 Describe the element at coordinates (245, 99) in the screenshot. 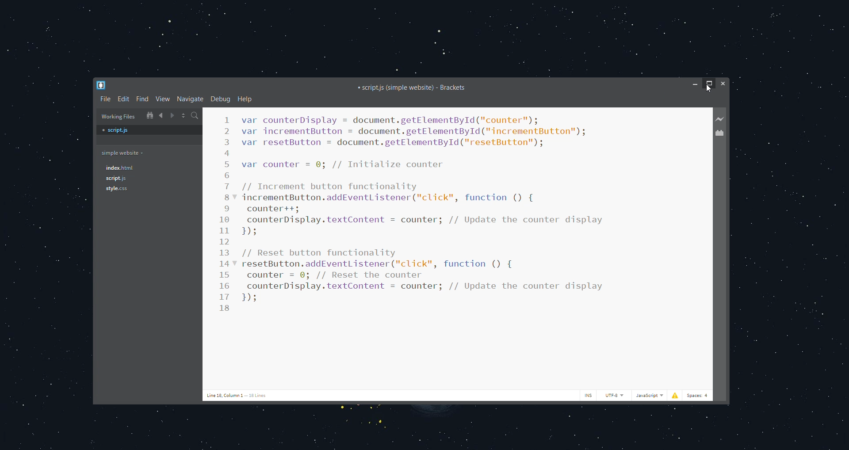

I see `help` at that location.